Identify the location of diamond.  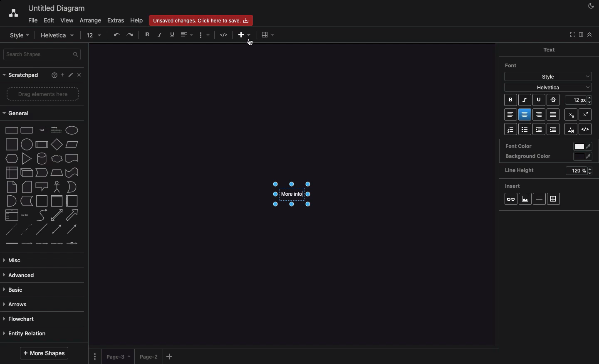
(57, 144).